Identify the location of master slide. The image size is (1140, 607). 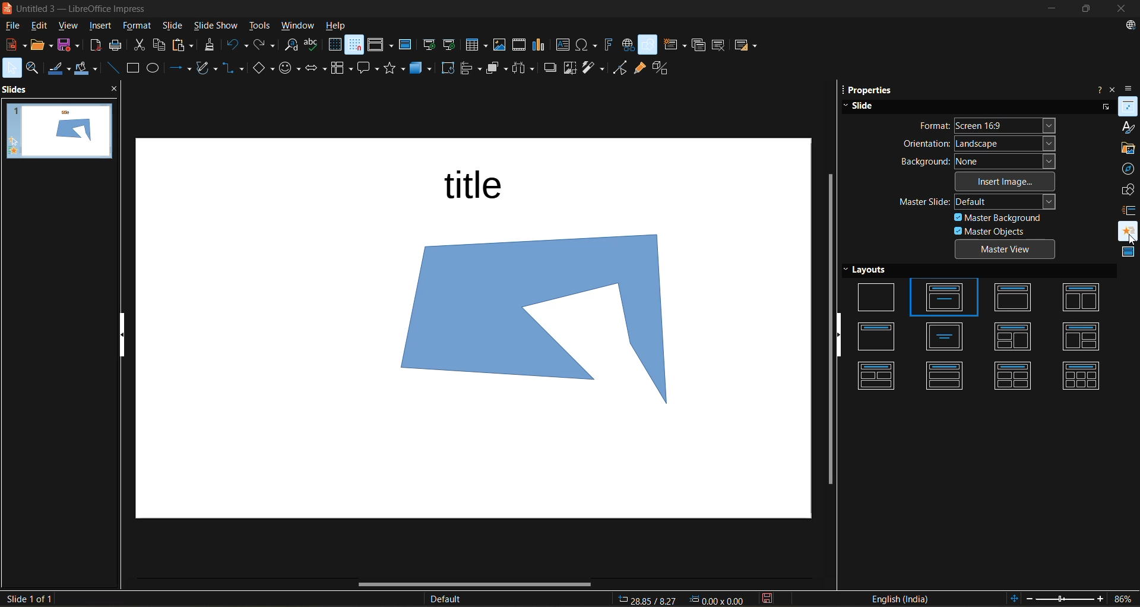
(979, 203).